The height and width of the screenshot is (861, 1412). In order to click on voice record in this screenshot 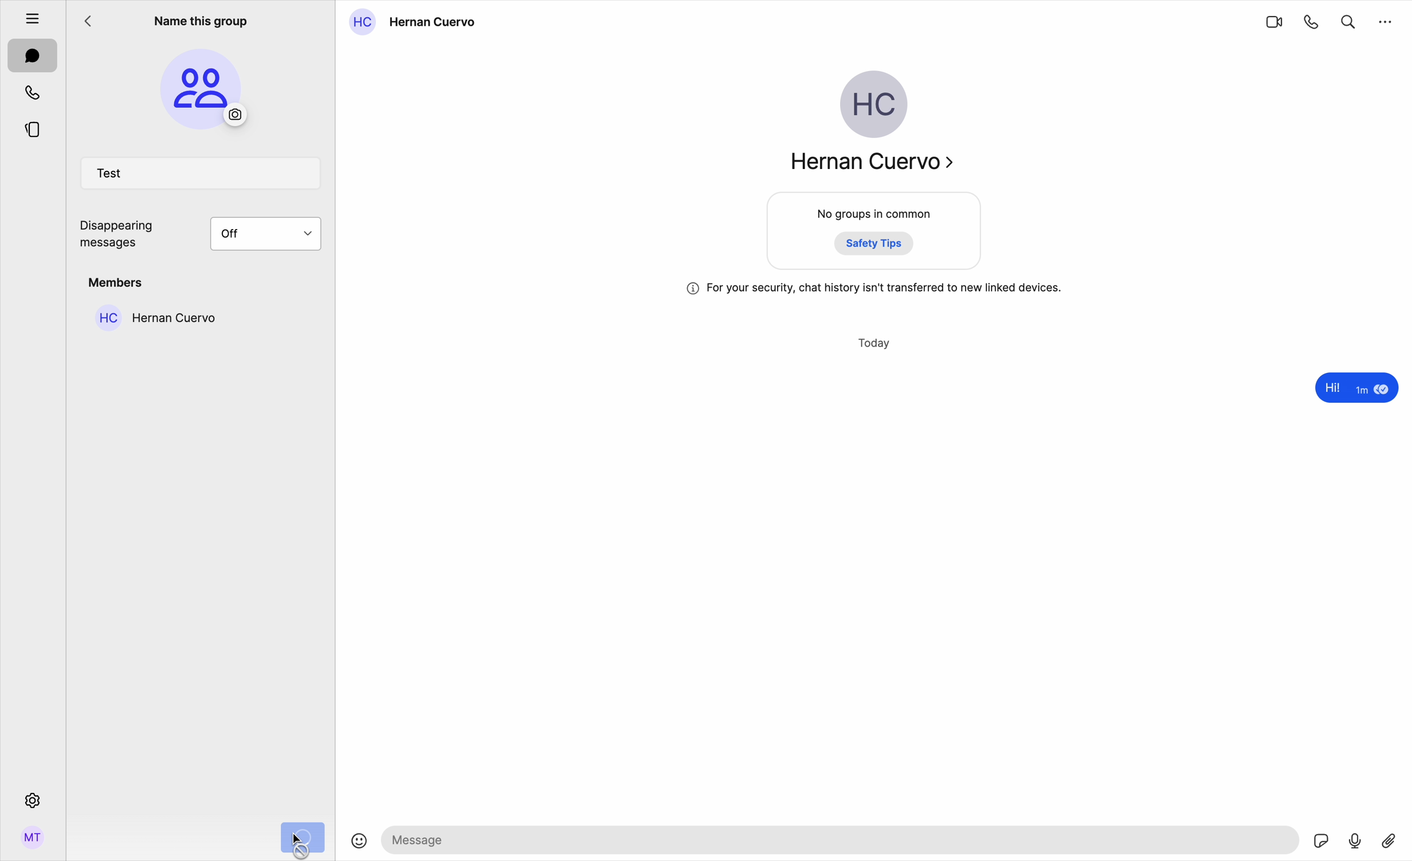, I will do `click(1355, 839)`.